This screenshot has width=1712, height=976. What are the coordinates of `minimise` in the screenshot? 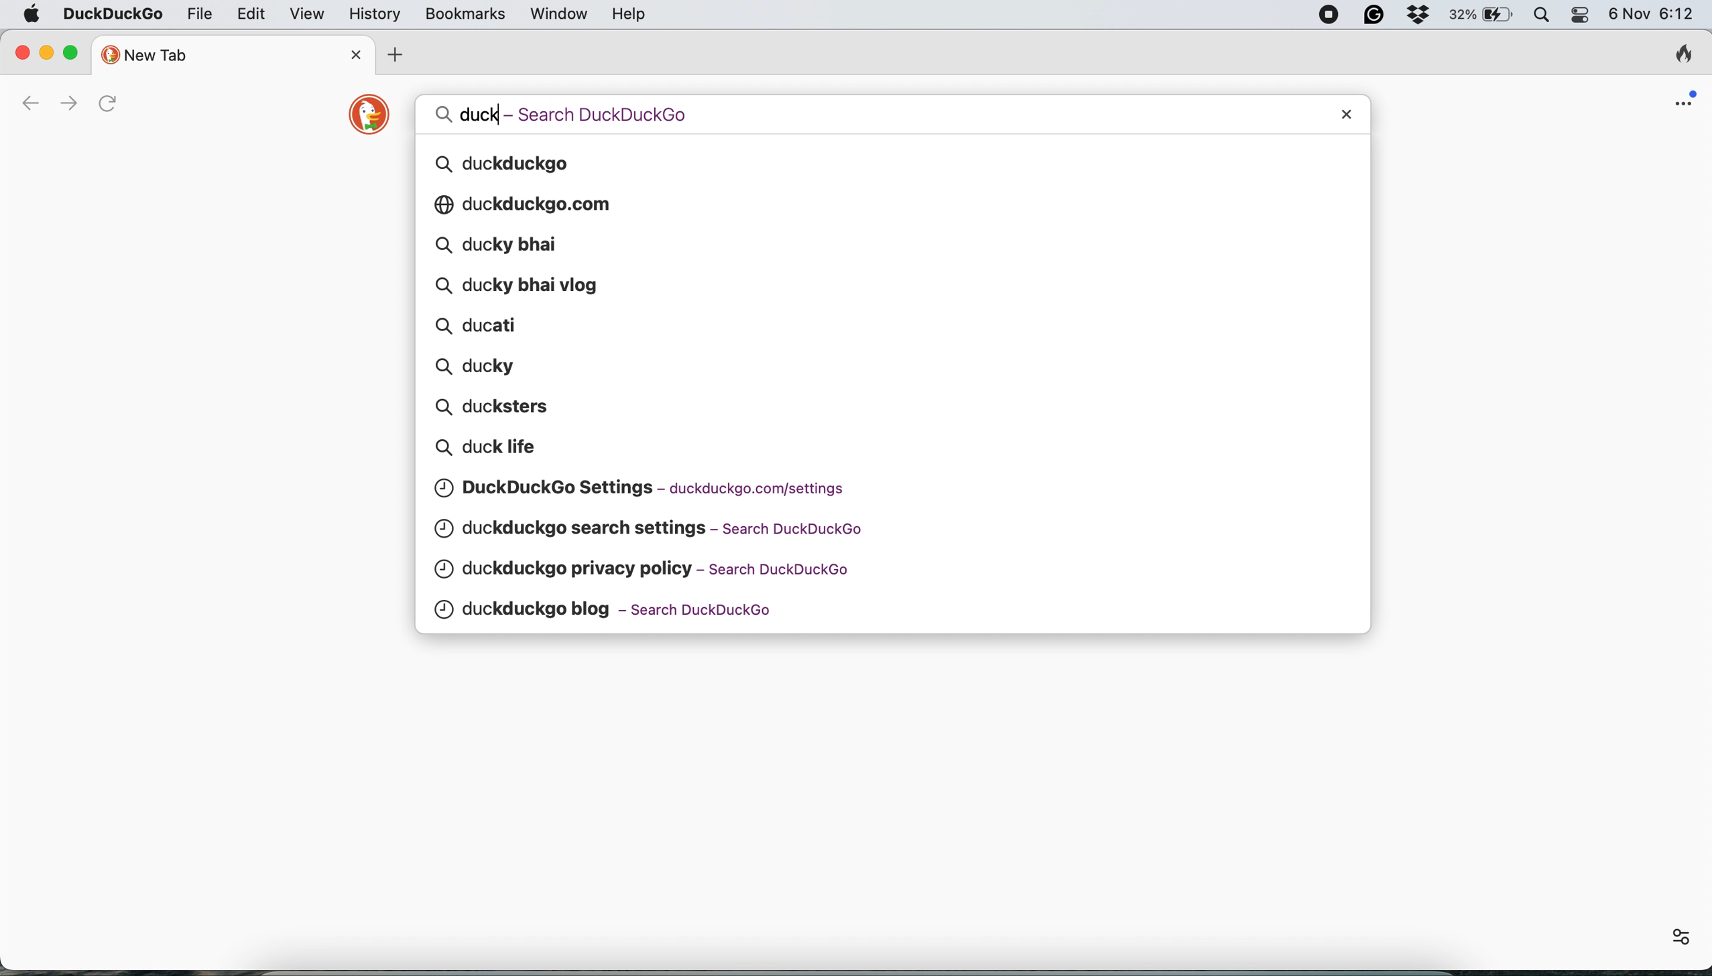 It's located at (46, 50).